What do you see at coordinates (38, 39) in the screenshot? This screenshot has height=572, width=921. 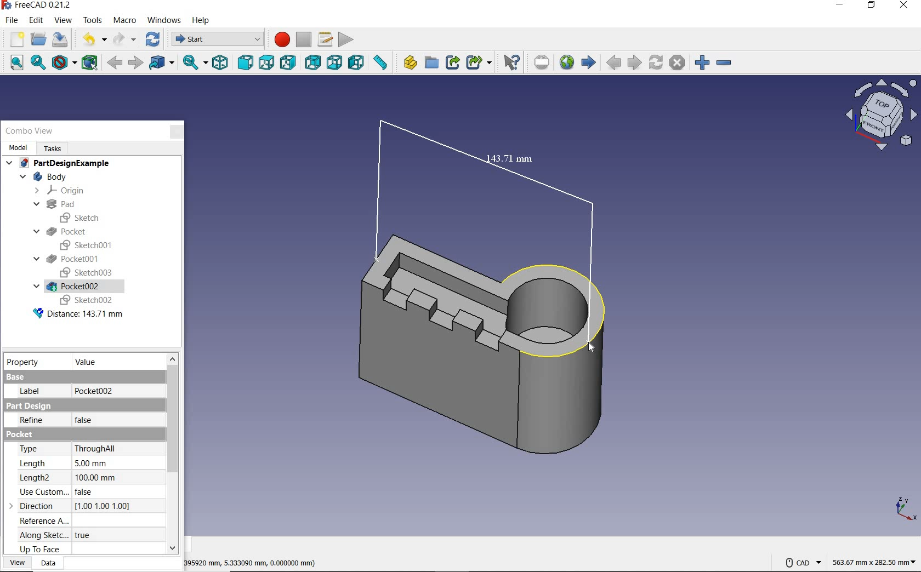 I see `open` at bounding box center [38, 39].